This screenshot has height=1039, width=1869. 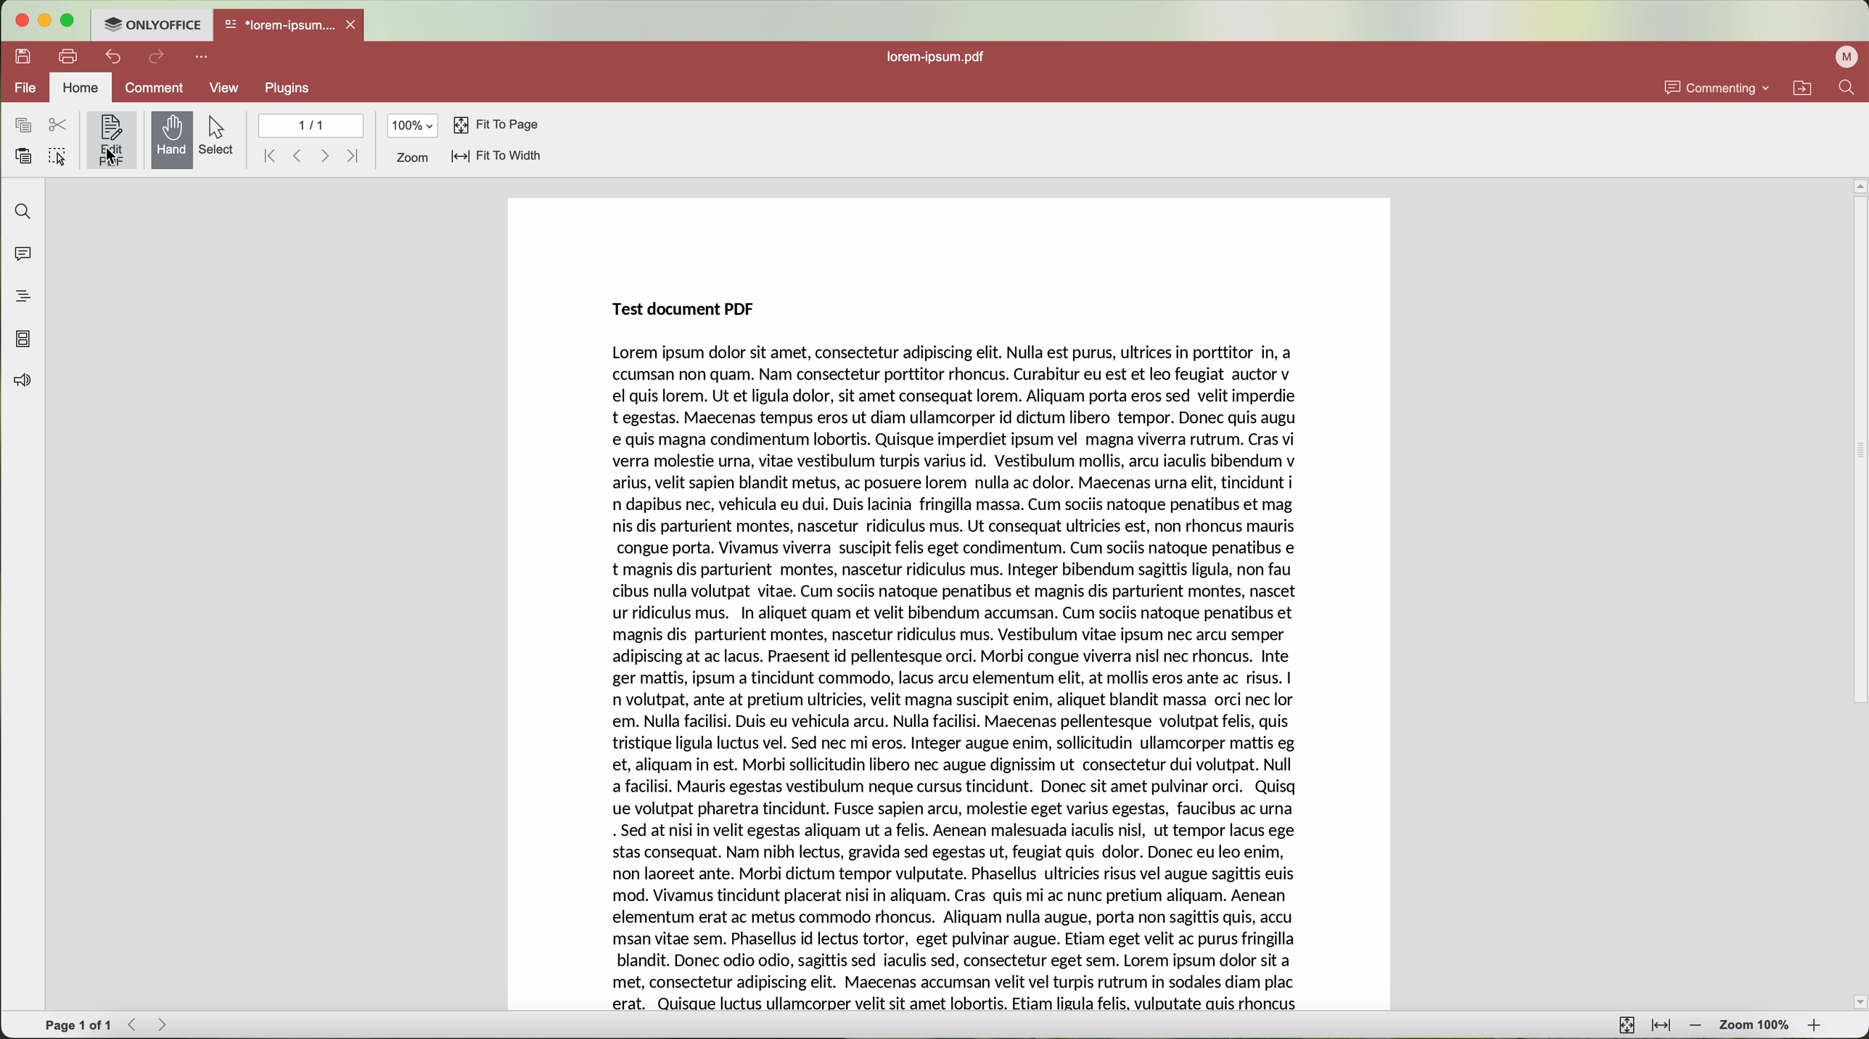 What do you see at coordinates (222, 136) in the screenshot?
I see `select` at bounding box center [222, 136].